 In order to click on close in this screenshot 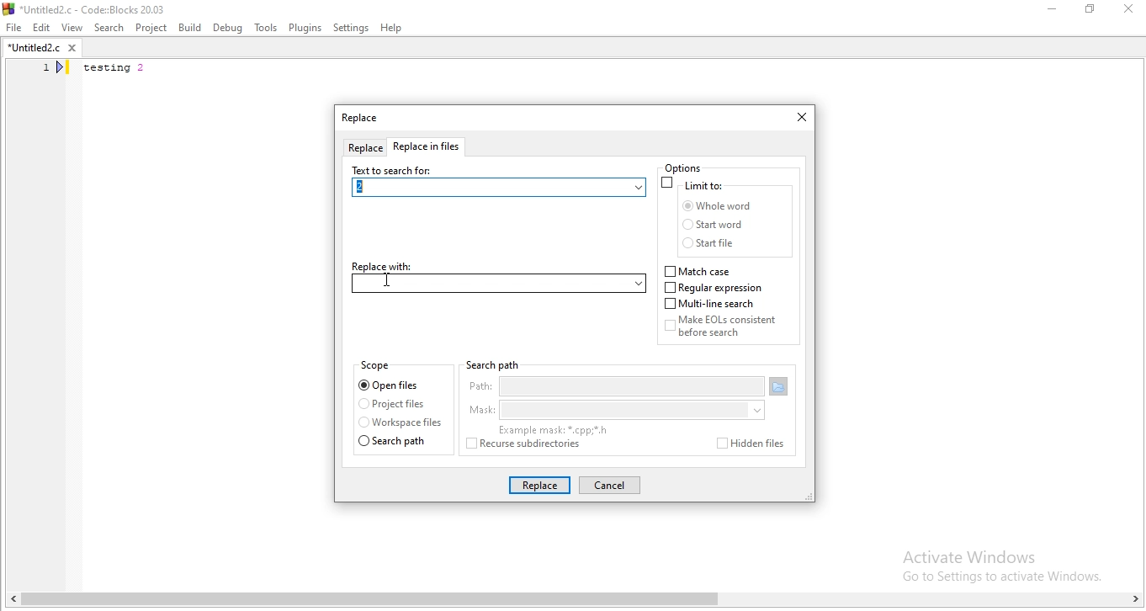, I will do `click(798, 118)`.